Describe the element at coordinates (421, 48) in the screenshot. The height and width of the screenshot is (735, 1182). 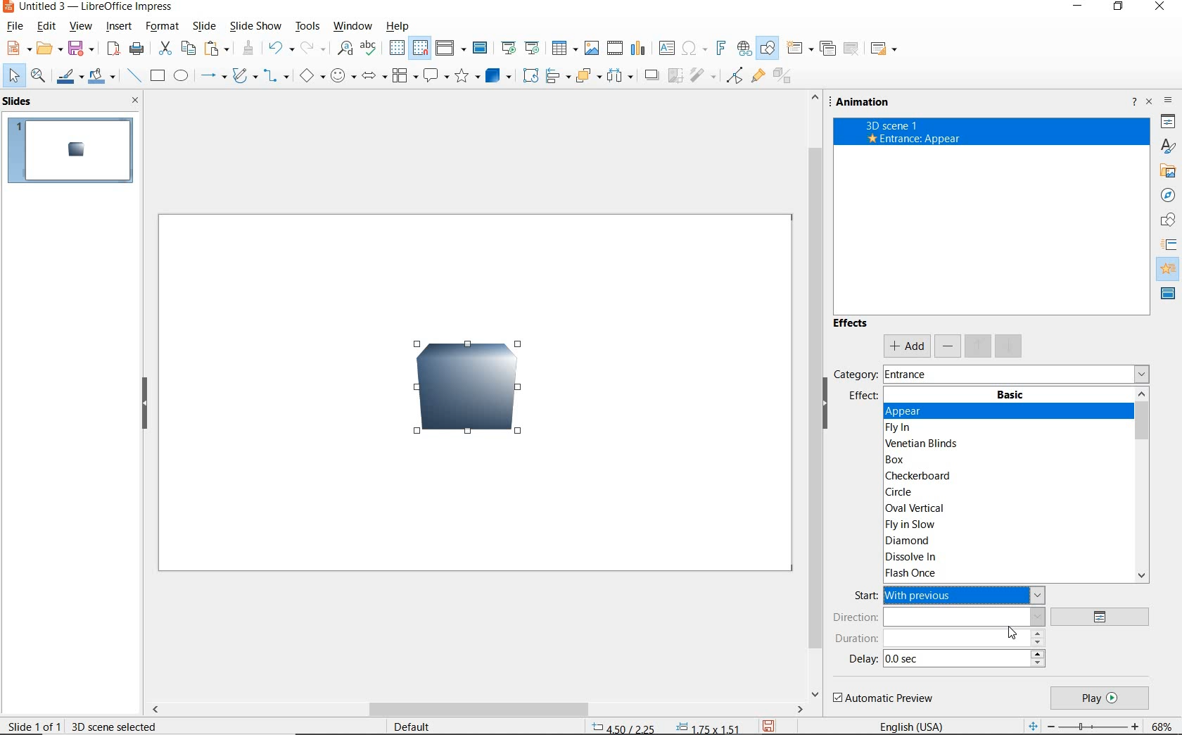
I see `snap to grid` at that location.